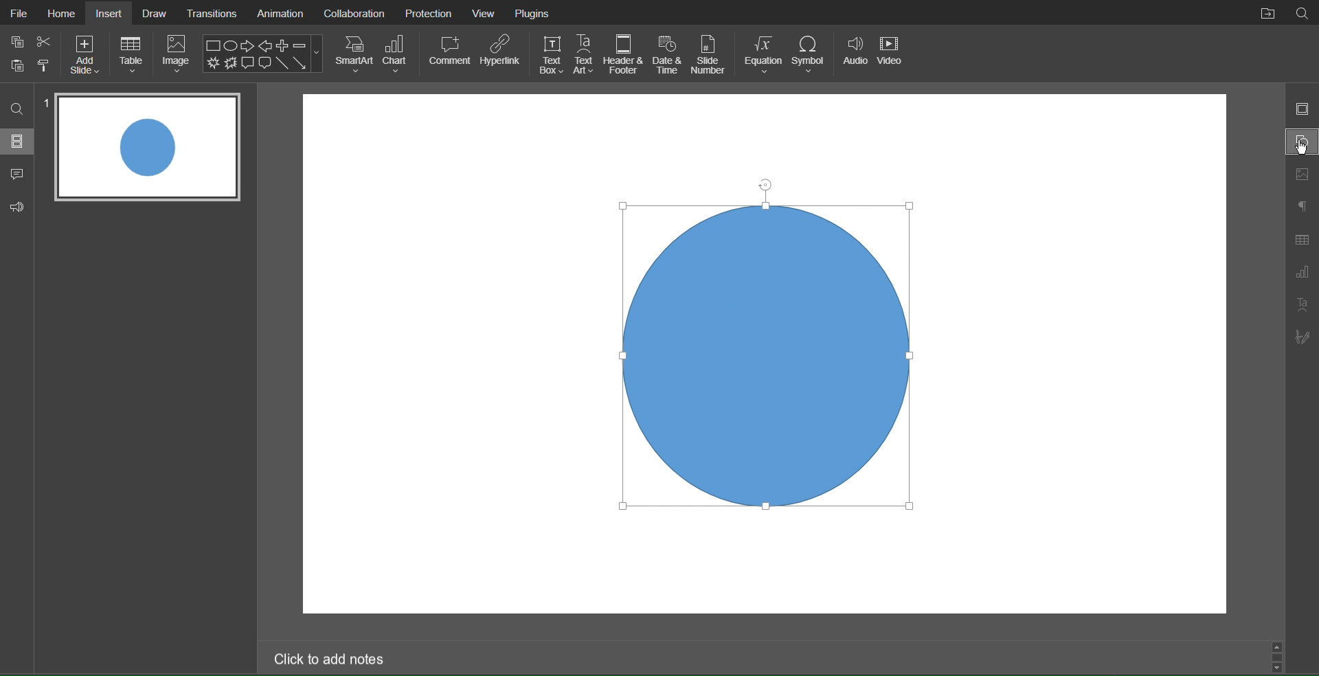  Describe the element at coordinates (16, 205) in the screenshot. I see `Feedback and Support` at that location.